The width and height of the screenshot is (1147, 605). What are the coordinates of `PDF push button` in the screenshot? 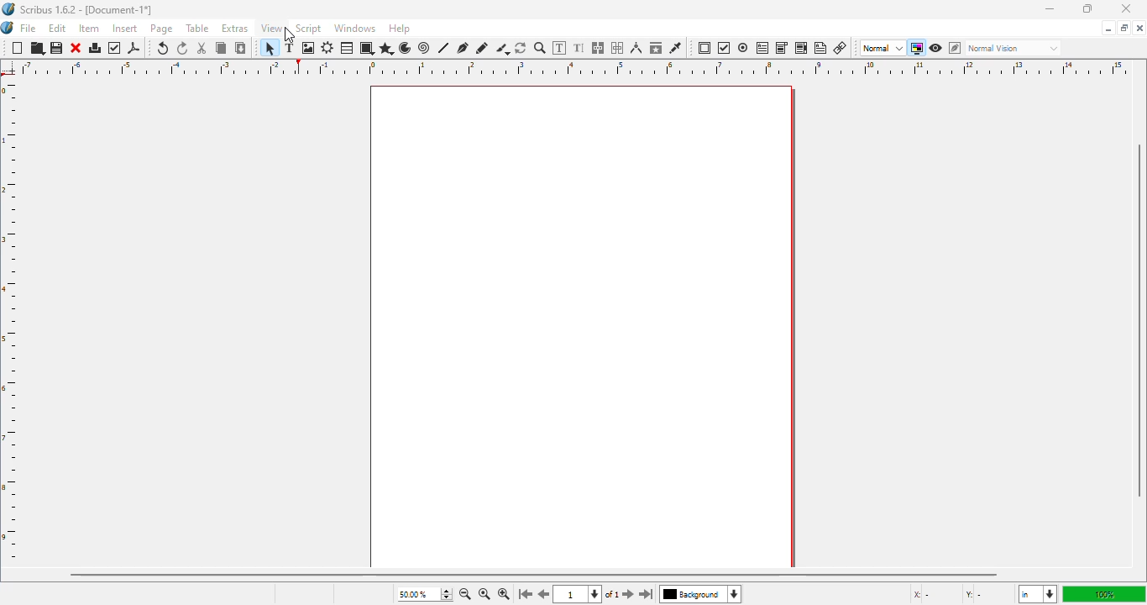 It's located at (704, 48).